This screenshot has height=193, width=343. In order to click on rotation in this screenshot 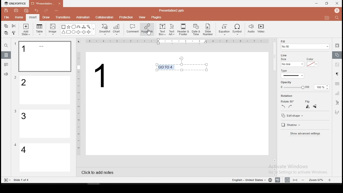, I will do `click(296, 96)`.